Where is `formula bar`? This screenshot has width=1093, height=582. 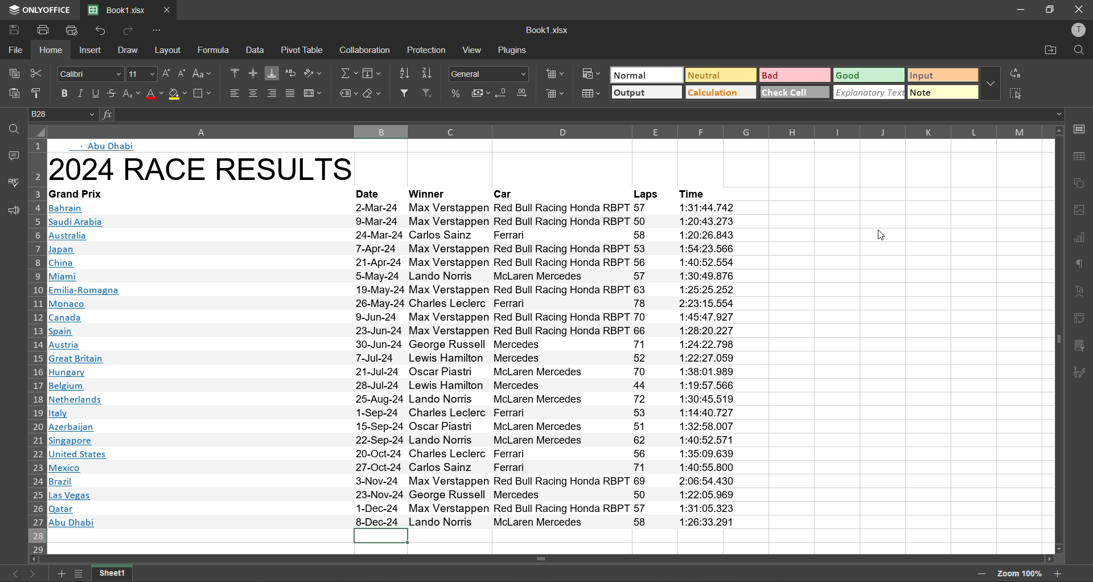 formula bar is located at coordinates (593, 115).